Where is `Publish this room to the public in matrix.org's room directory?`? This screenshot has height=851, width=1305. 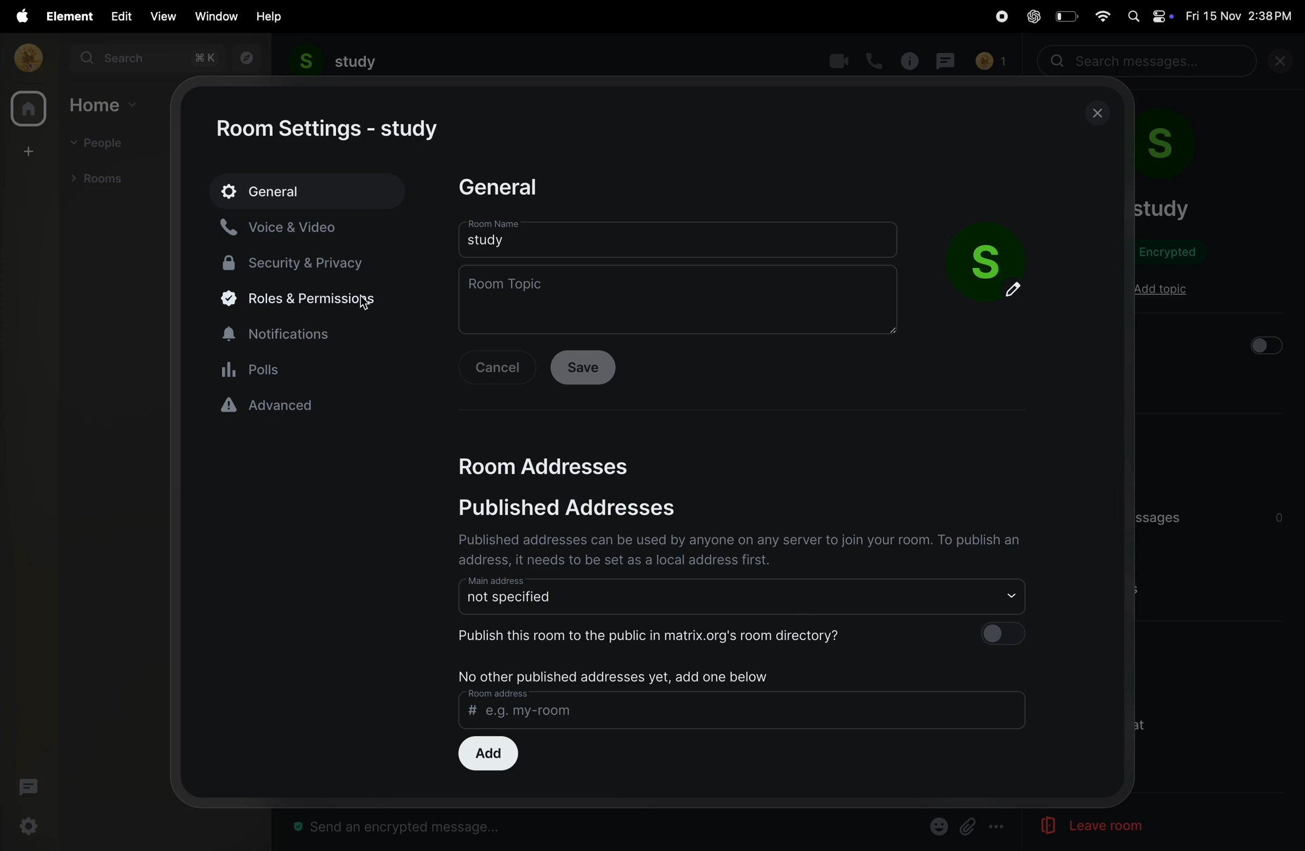
Publish this room to the public in matrix.org's room directory? is located at coordinates (743, 634).